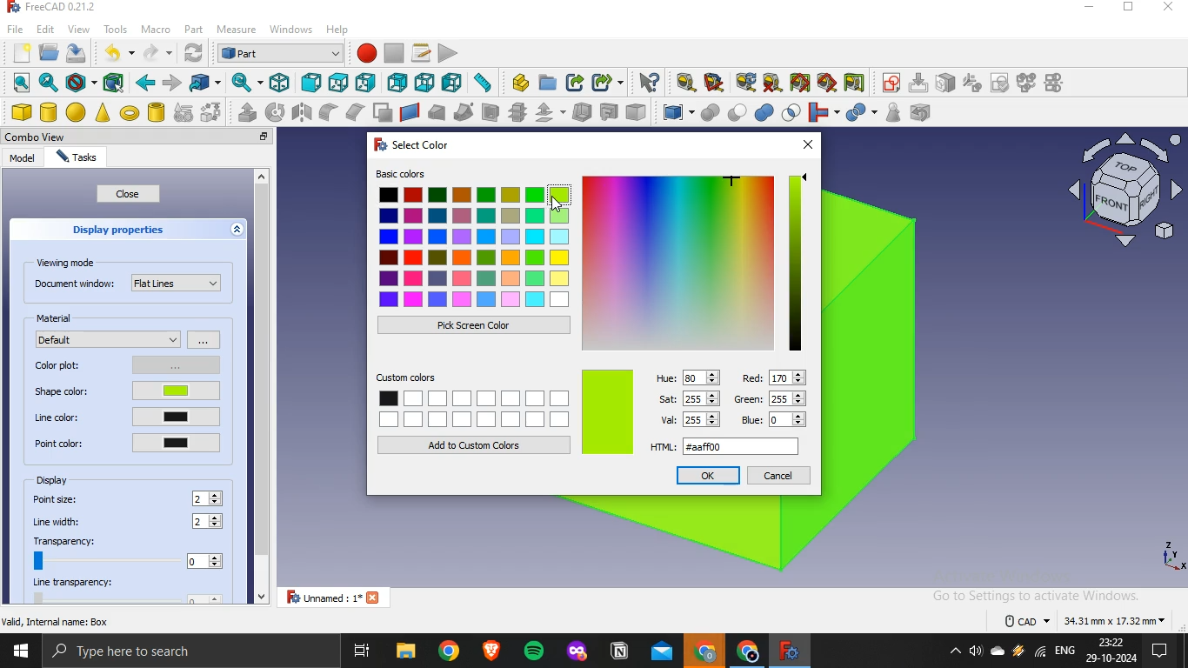 The image size is (1188, 668). I want to click on task view, so click(364, 651).